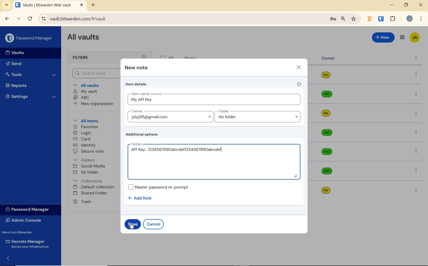 The width and height of the screenshot is (428, 266). What do you see at coordinates (95, 73) in the screenshot?
I see `Search Vault` at bounding box center [95, 73].